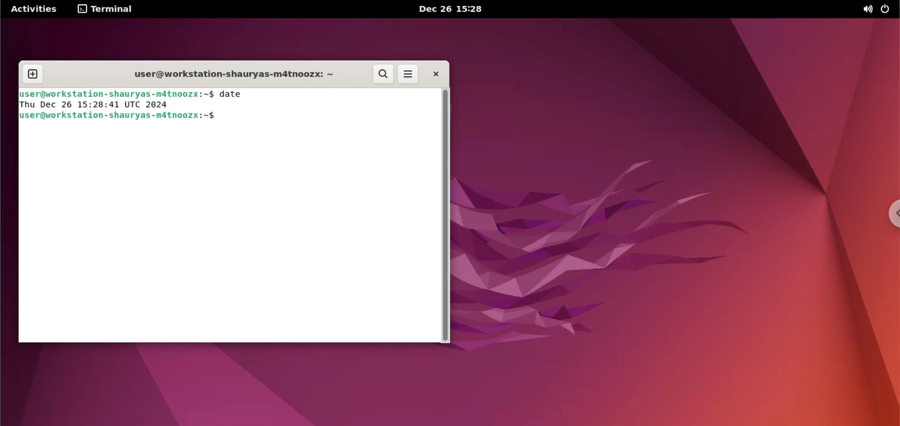  I want to click on scrollbar, so click(444, 215).